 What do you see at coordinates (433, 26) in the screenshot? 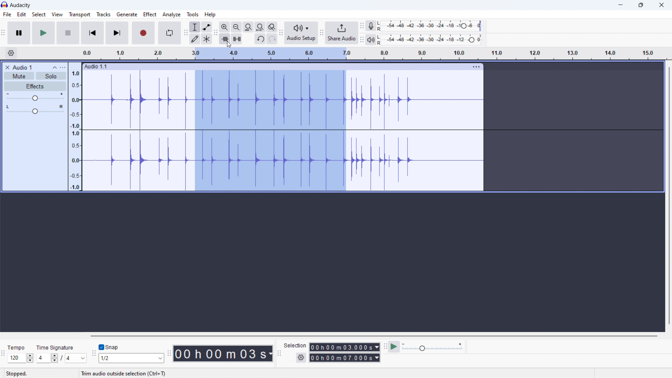
I see `record level` at bounding box center [433, 26].